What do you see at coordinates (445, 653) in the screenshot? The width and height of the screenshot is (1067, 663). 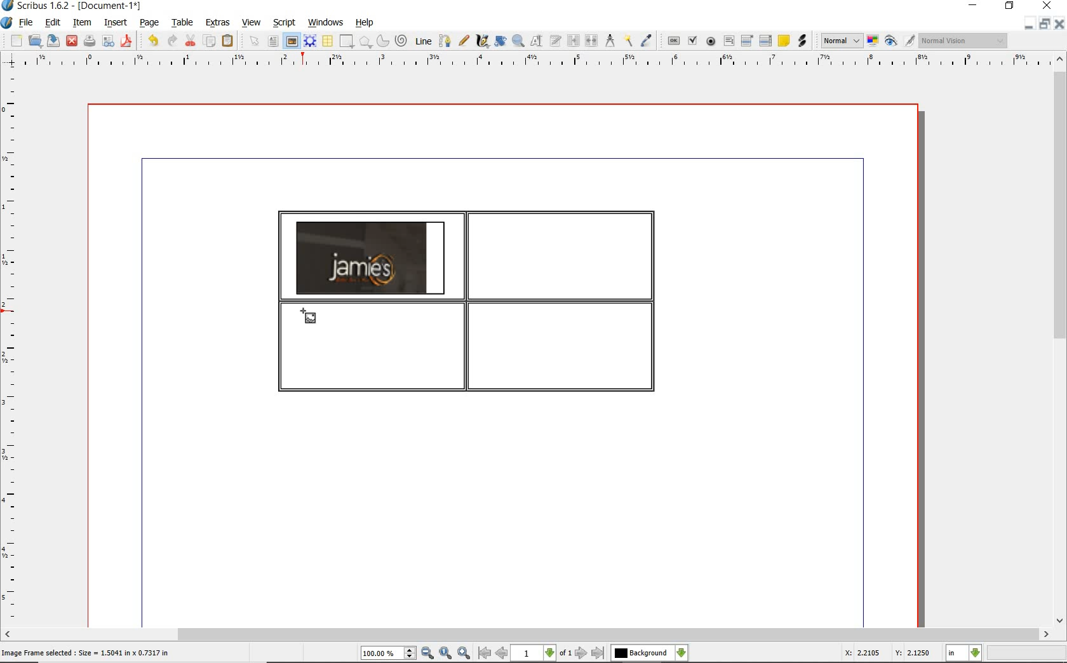 I see `zoom to` at bounding box center [445, 653].